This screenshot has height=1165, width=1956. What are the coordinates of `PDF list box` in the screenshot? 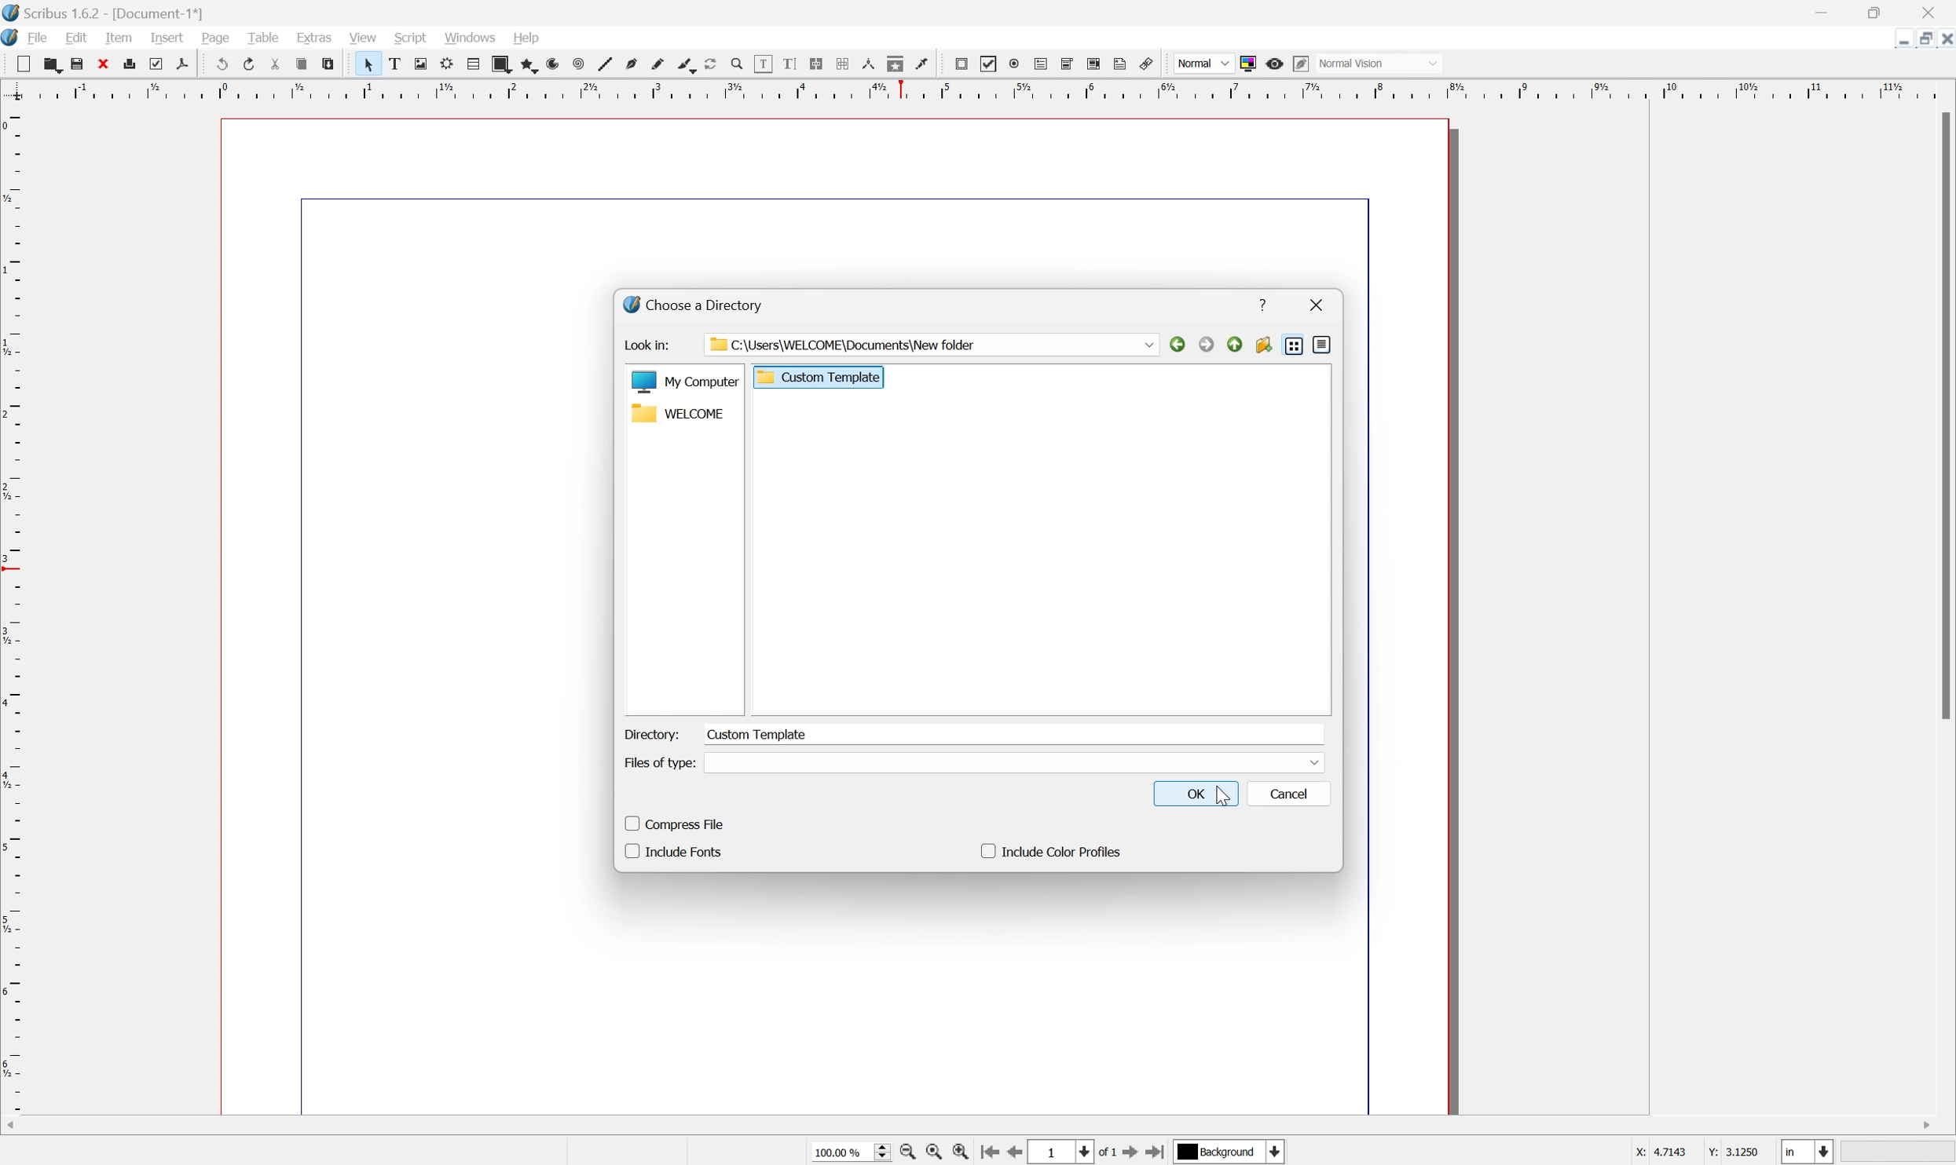 It's located at (1093, 63).